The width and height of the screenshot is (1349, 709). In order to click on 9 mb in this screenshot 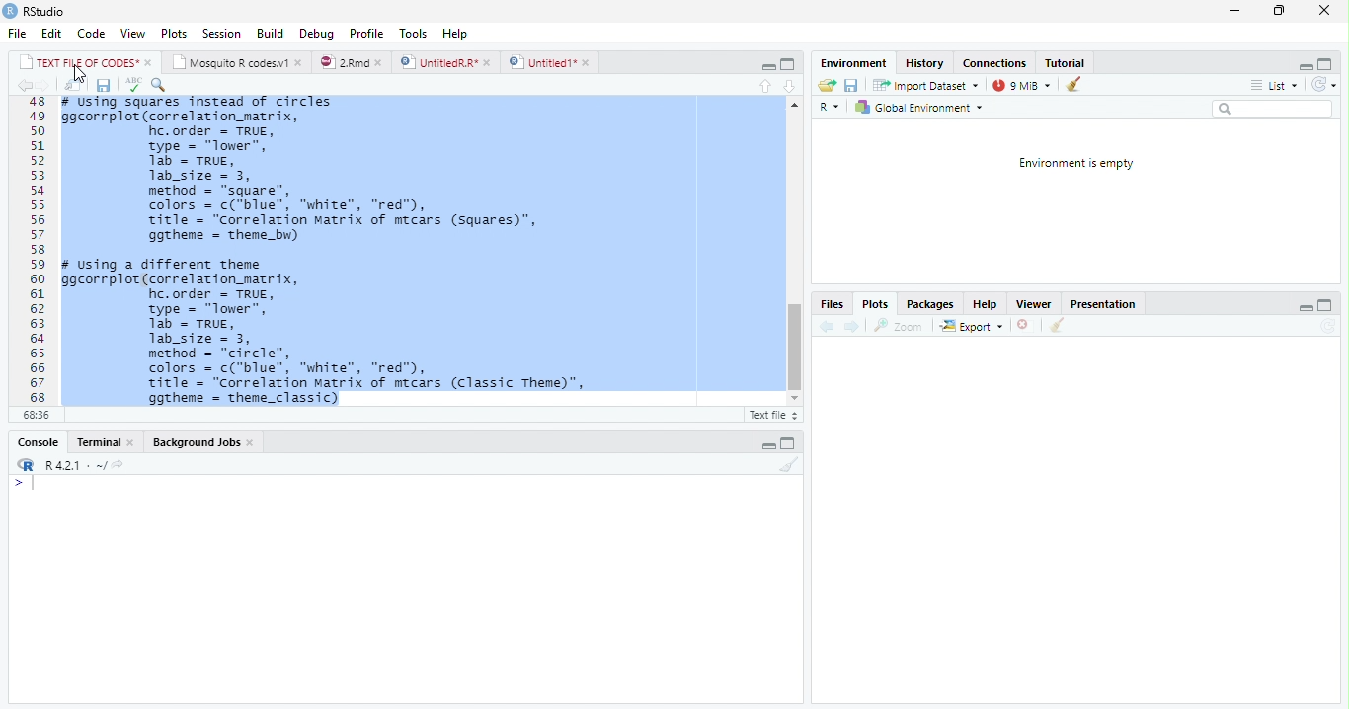, I will do `click(1023, 86)`.